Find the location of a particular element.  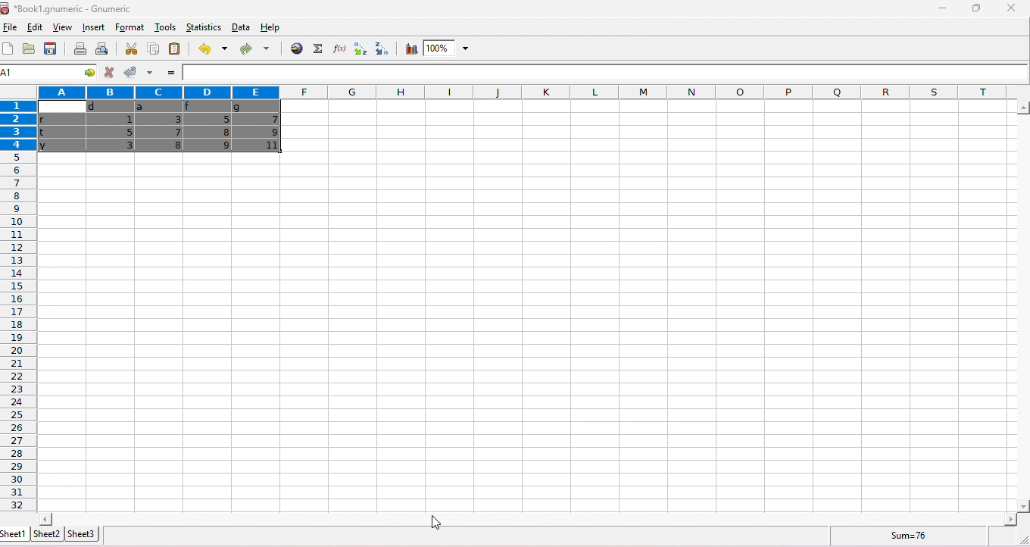

close is located at coordinates (1010, 8).